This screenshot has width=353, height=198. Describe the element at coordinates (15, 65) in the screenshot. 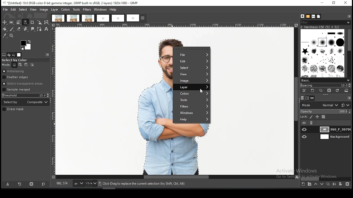

I see `replace the current selection` at that location.